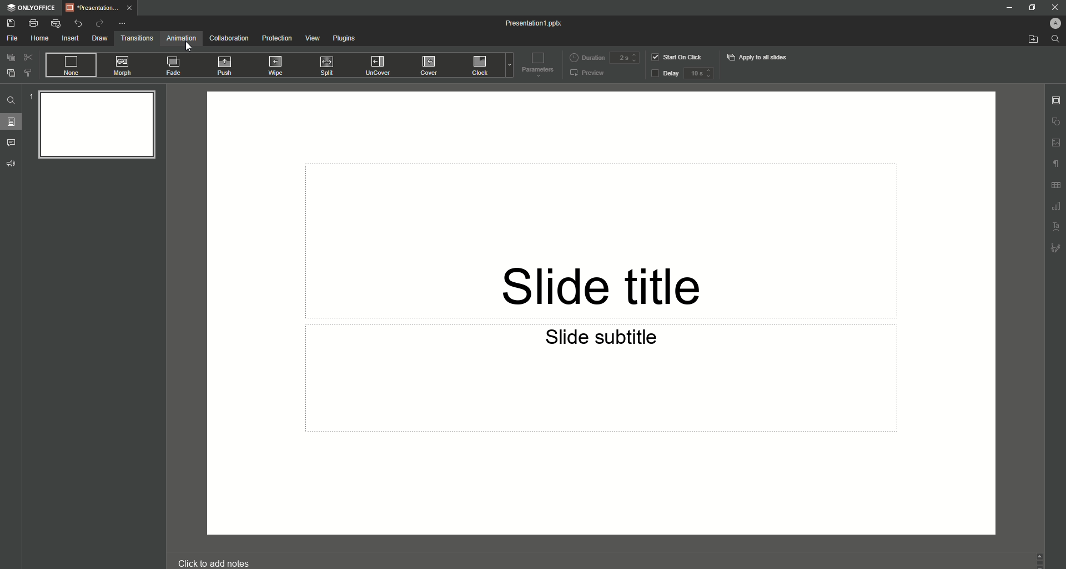  Describe the element at coordinates (33, 23) in the screenshot. I see `Print` at that location.